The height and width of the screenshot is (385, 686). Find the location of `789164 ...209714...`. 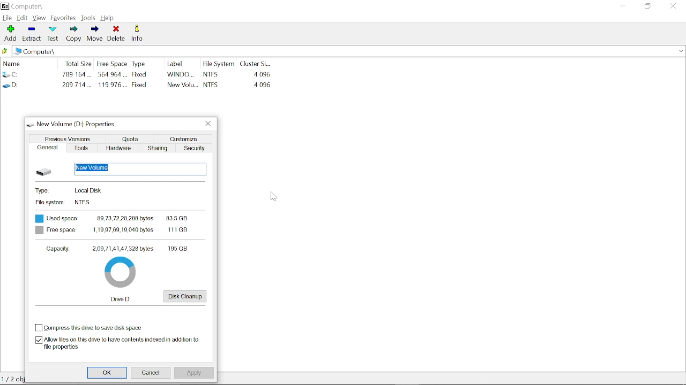

789164 ...209714... is located at coordinates (77, 80).